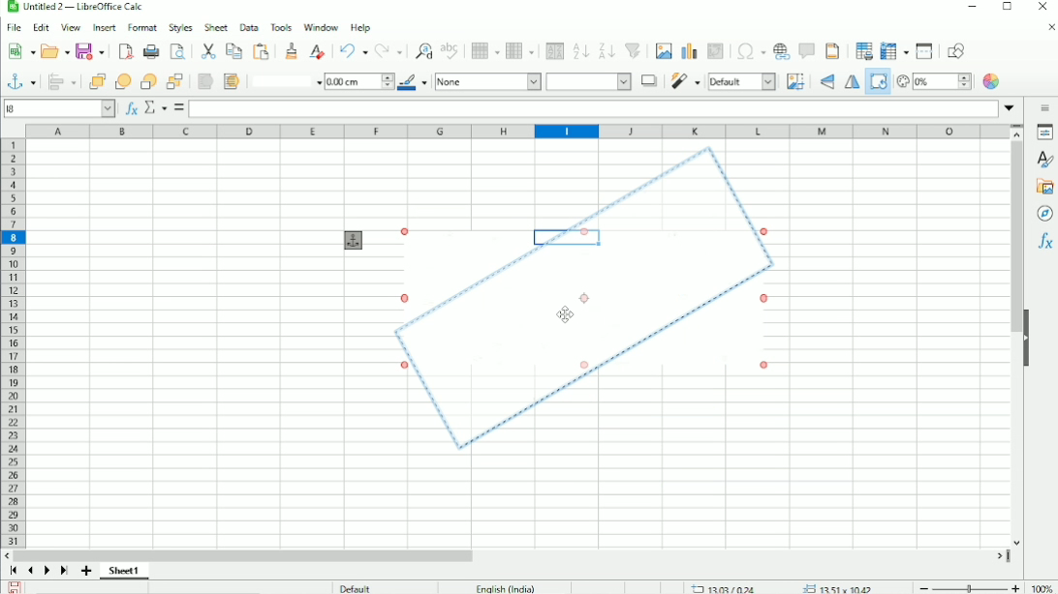 The height and width of the screenshot is (594, 1058). I want to click on Default, so click(743, 82).